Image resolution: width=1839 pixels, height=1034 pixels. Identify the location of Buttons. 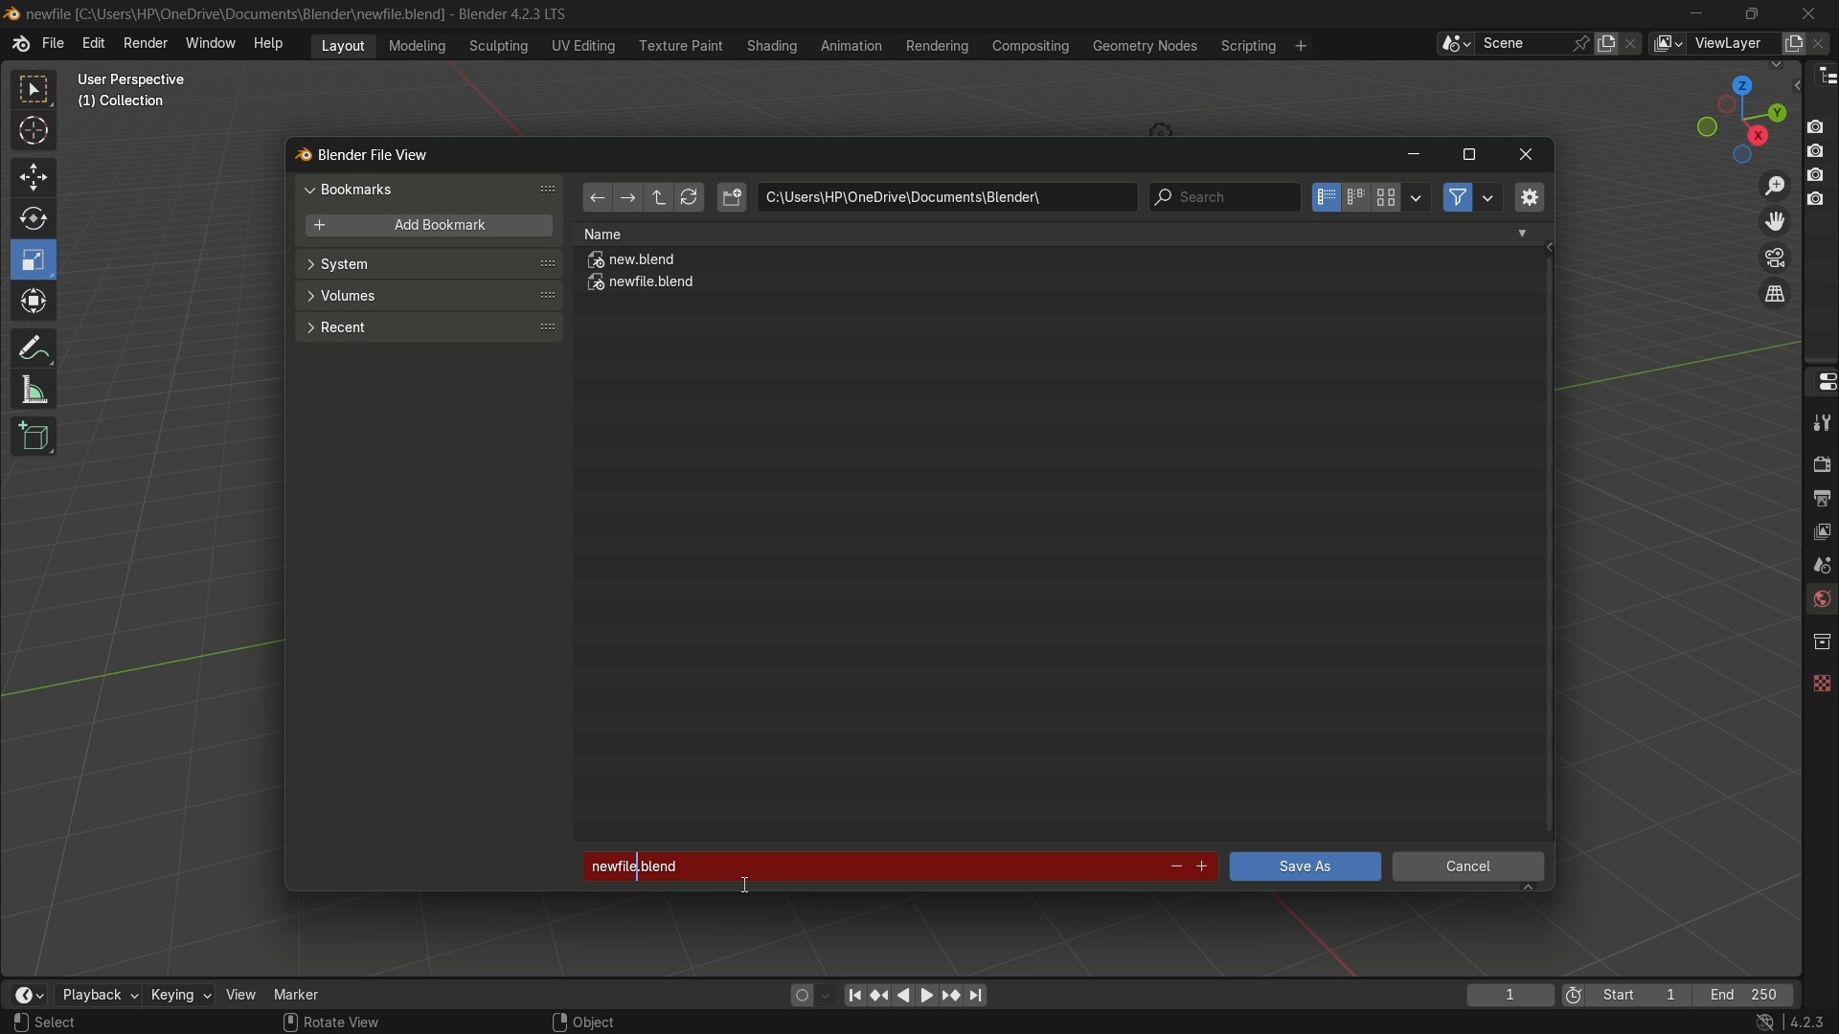
(1823, 161).